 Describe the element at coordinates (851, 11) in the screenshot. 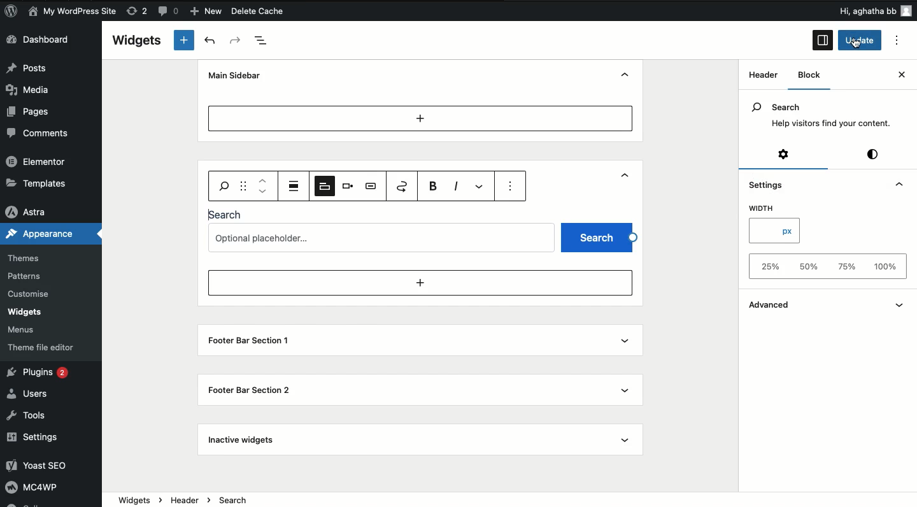

I see `` at that location.